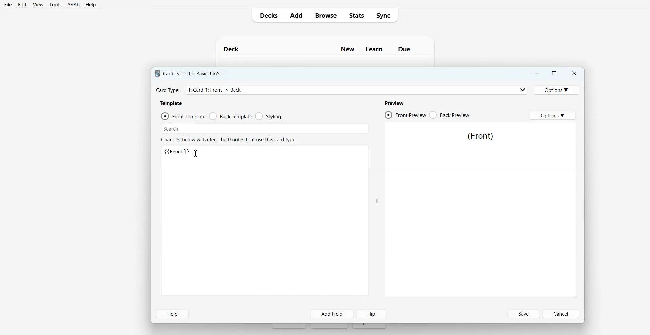  What do you see at coordinates (372, 314) in the screenshot?
I see `Flip` at bounding box center [372, 314].